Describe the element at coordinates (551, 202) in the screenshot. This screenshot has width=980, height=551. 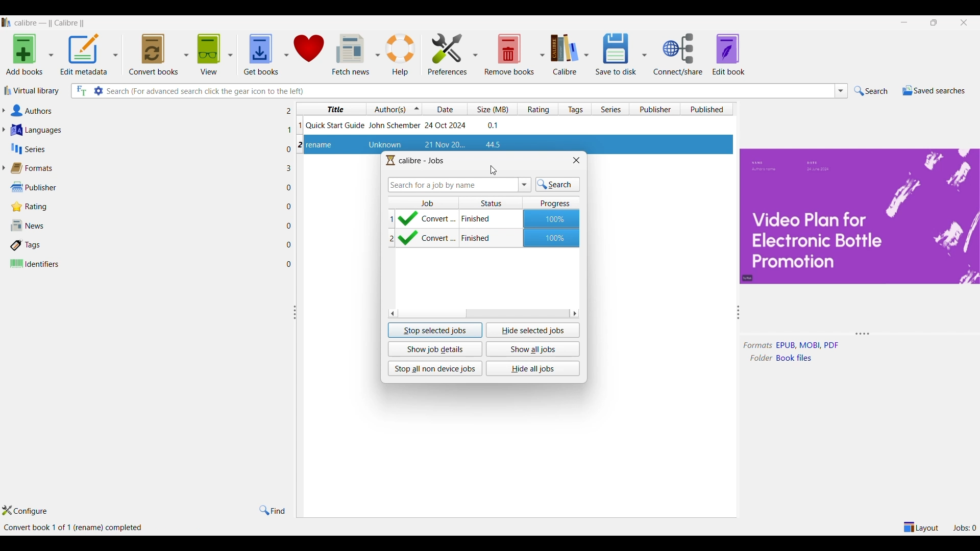
I see `Progress column` at that location.